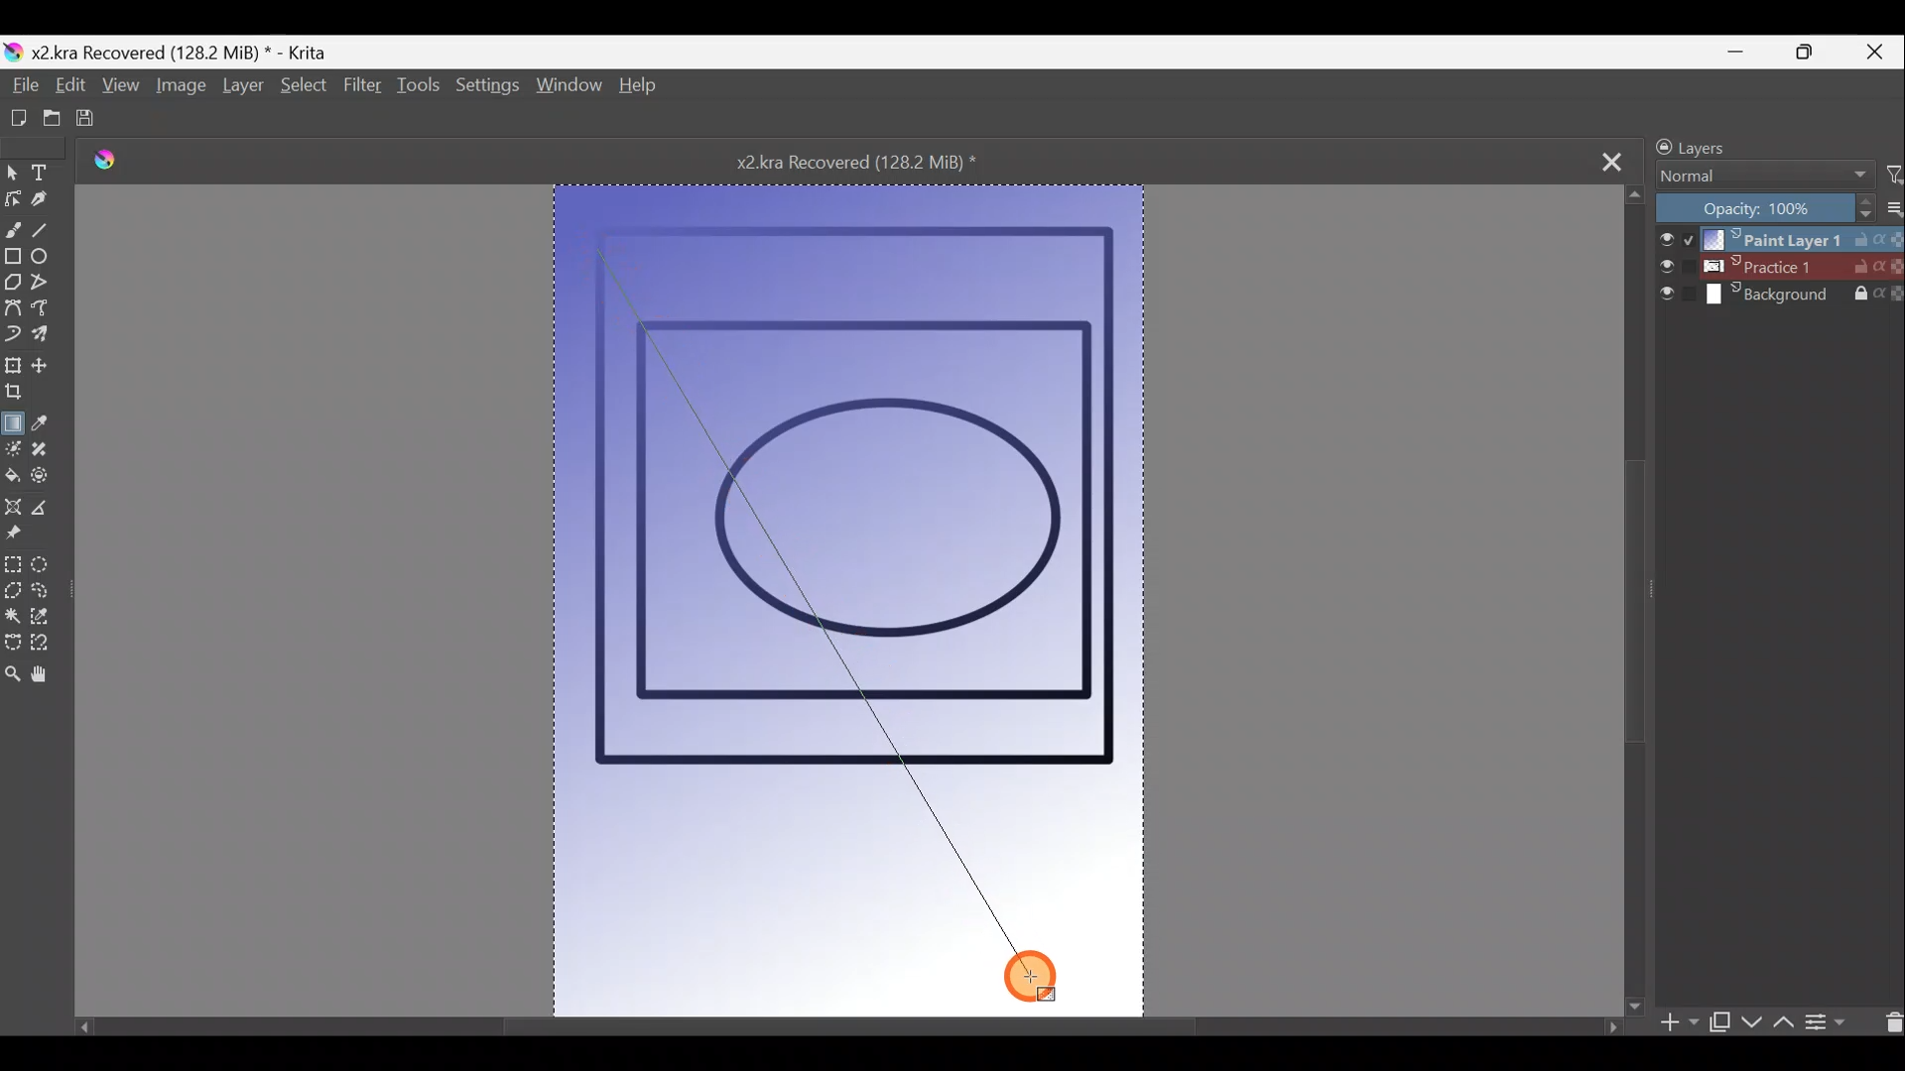 The image size is (1905, 1071). What do you see at coordinates (1835, 1020) in the screenshot?
I see `View/change layer properties` at bounding box center [1835, 1020].